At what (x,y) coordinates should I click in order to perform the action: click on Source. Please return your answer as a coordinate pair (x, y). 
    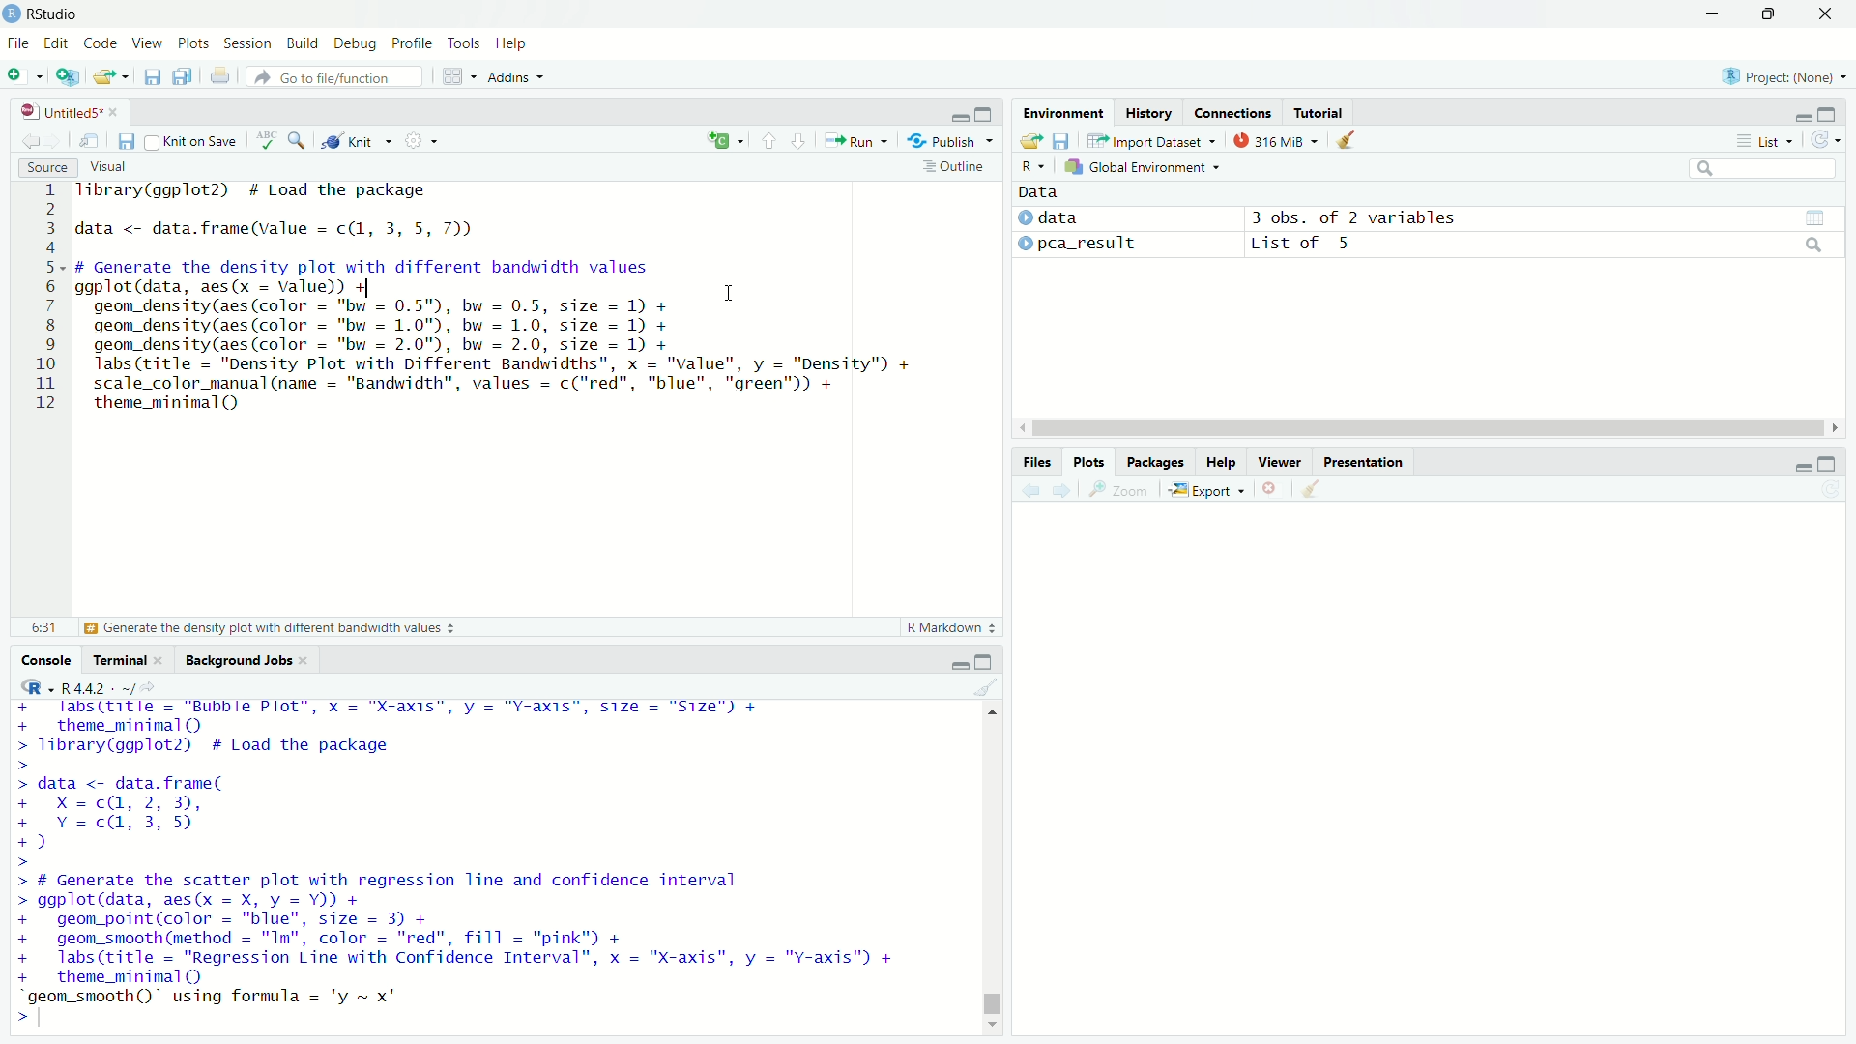
    Looking at the image, I should click on (46, 167).